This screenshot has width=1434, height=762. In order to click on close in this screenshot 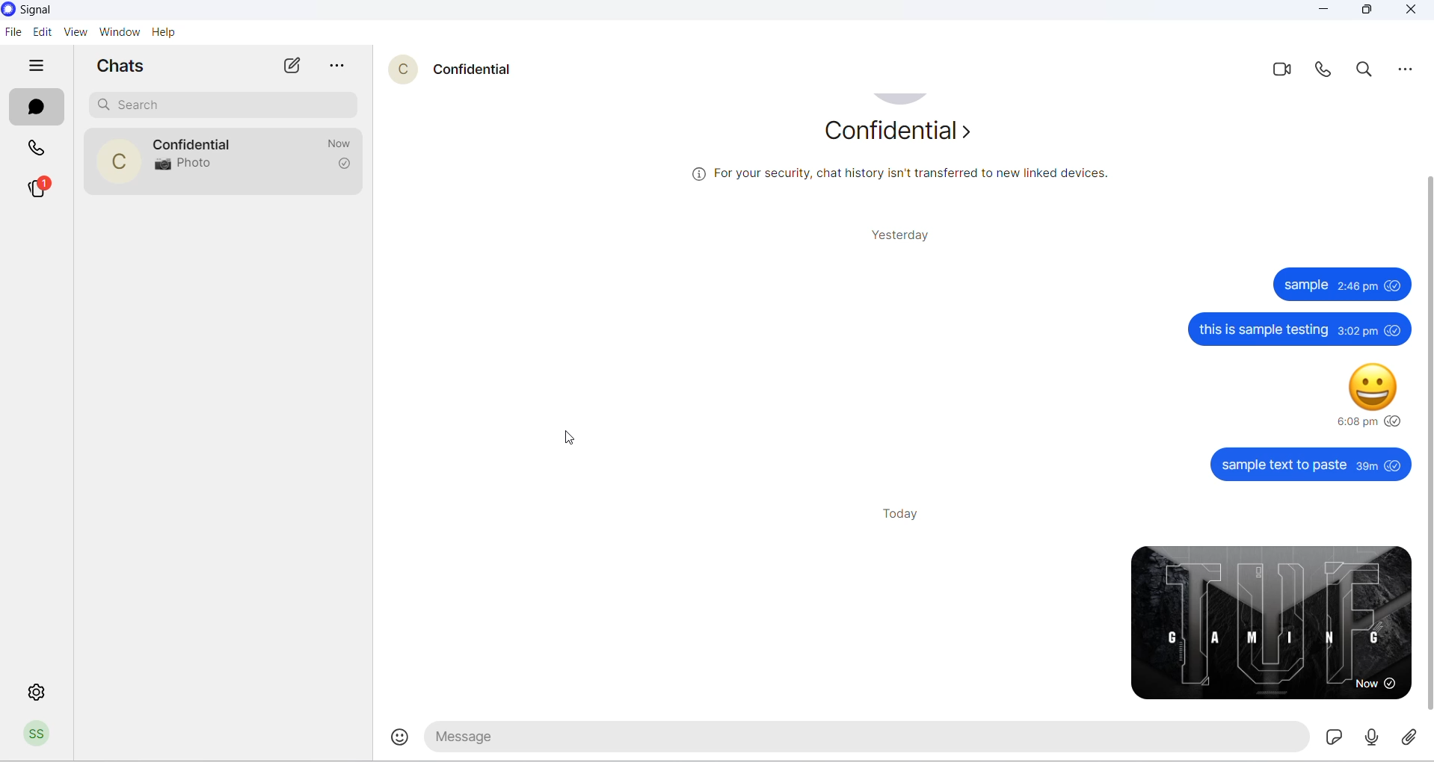, I will do `click(1409, 12)`.